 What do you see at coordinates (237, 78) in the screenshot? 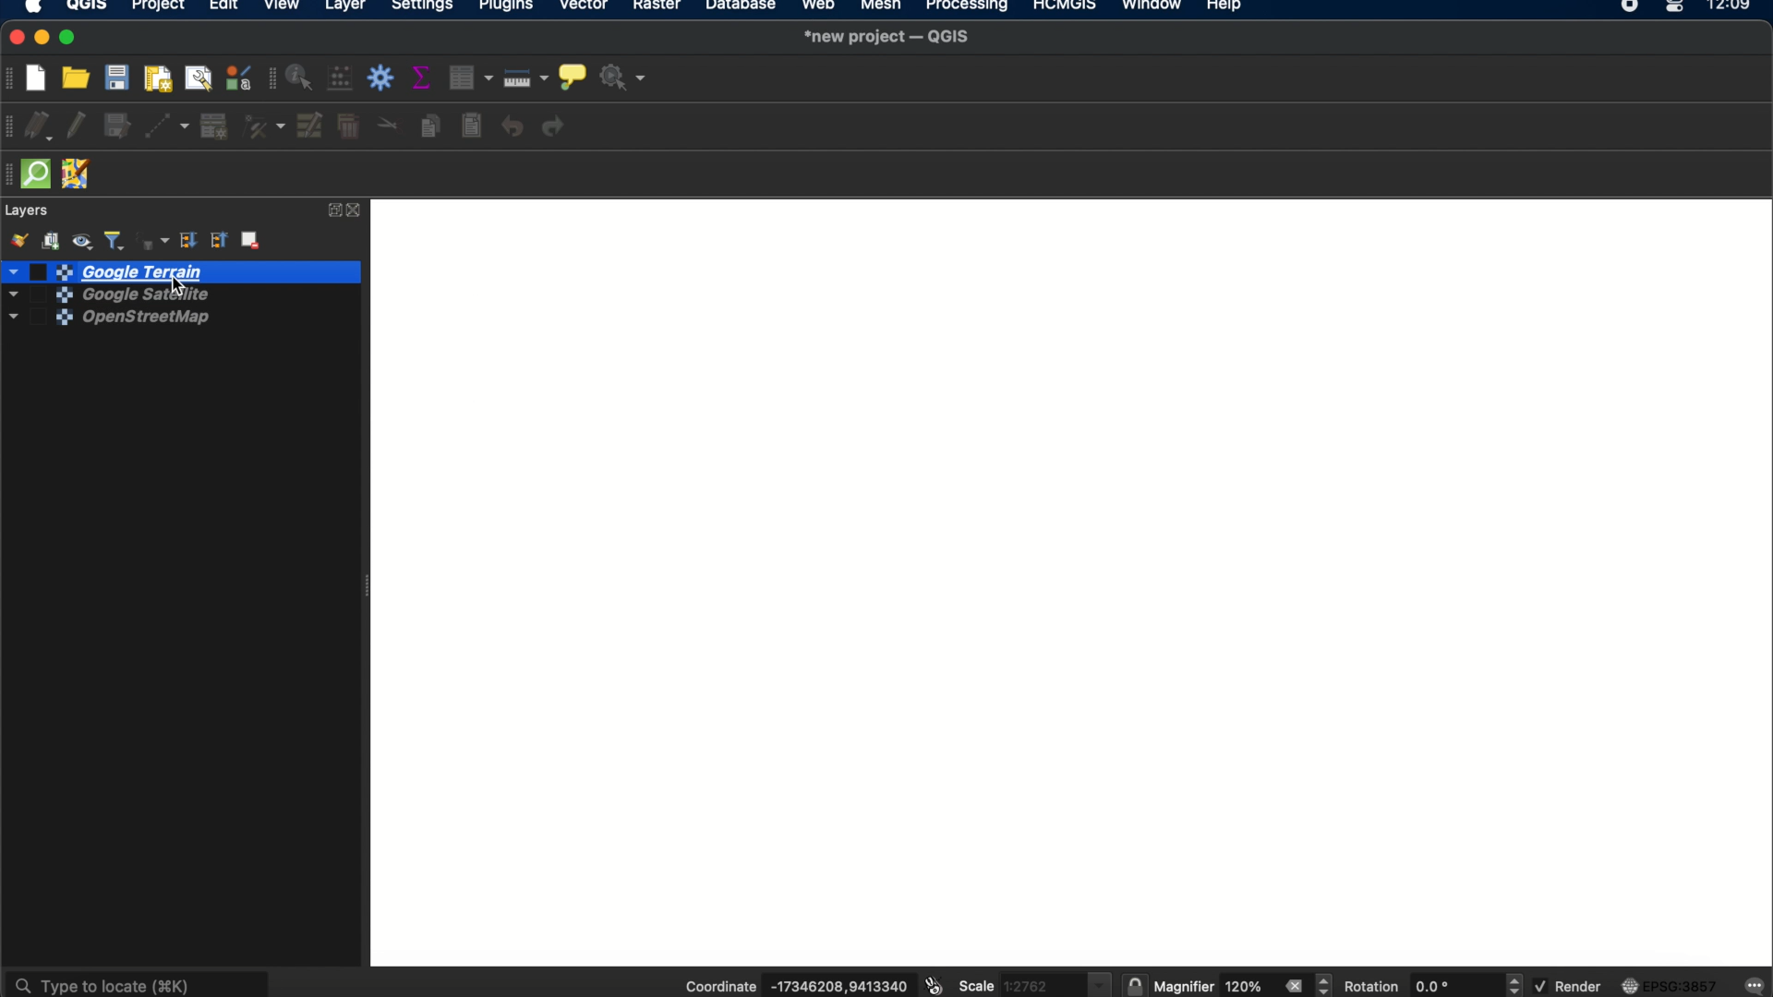
I see `style manager` at bounding box center [237, 78].